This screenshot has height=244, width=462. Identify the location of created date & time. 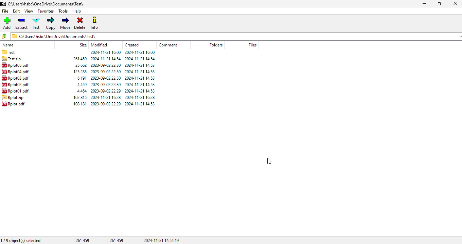
(140, 72).